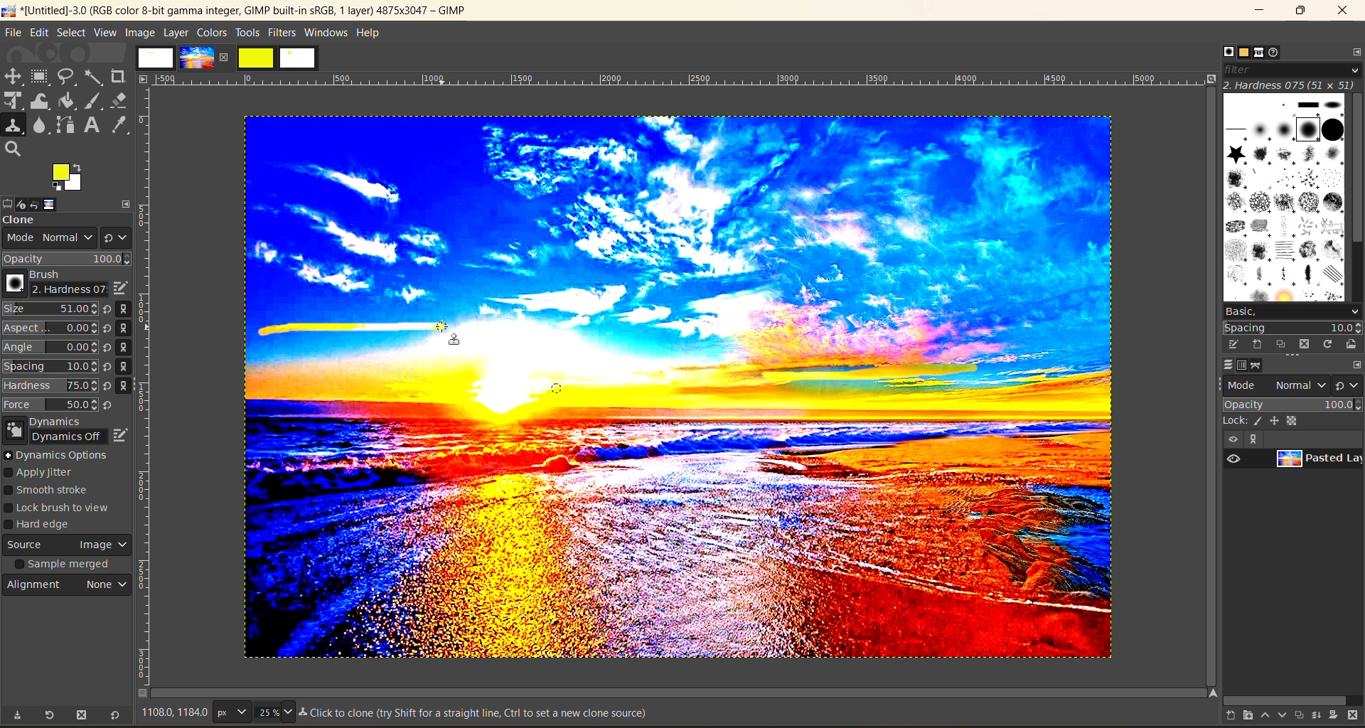  I want to click on images, so click(156, 58).